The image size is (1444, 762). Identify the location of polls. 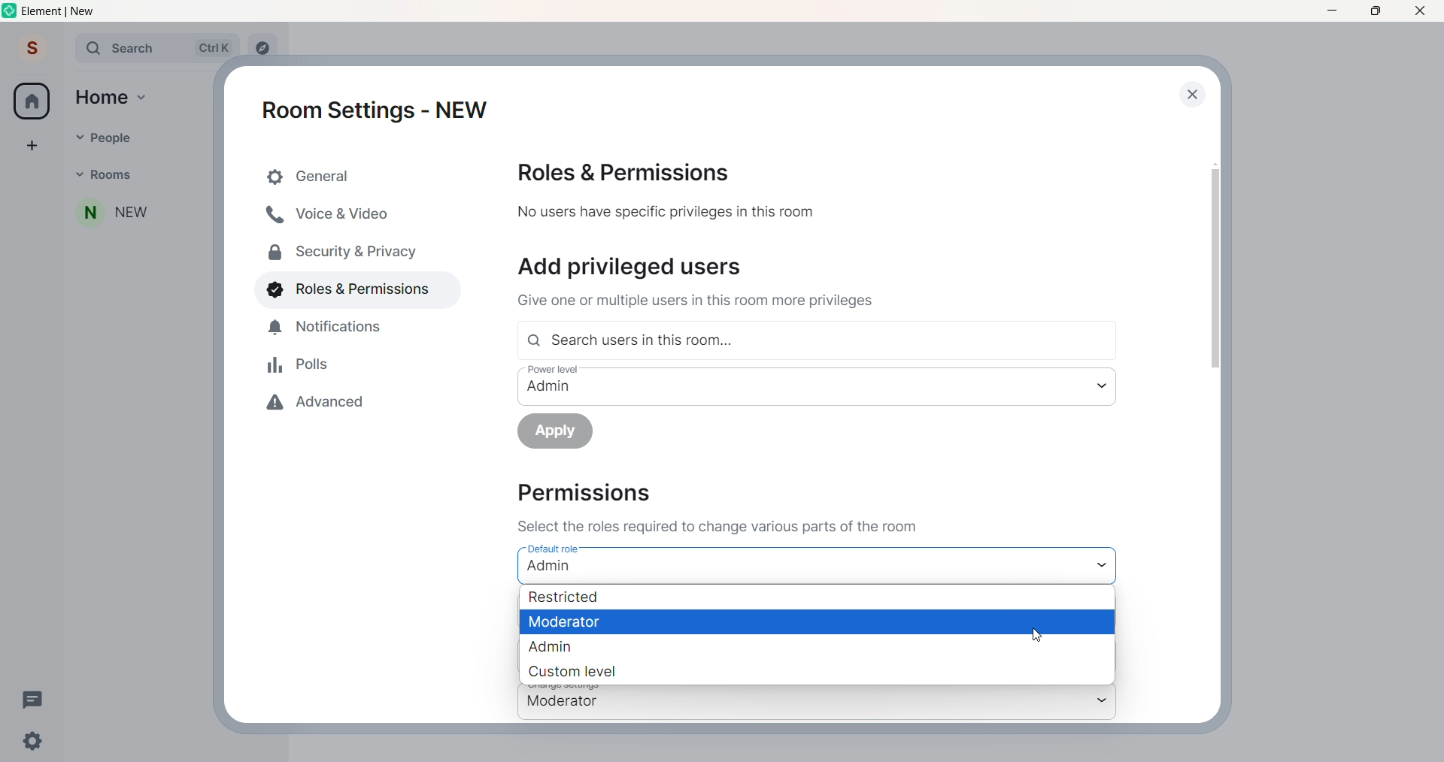
(299, 364).